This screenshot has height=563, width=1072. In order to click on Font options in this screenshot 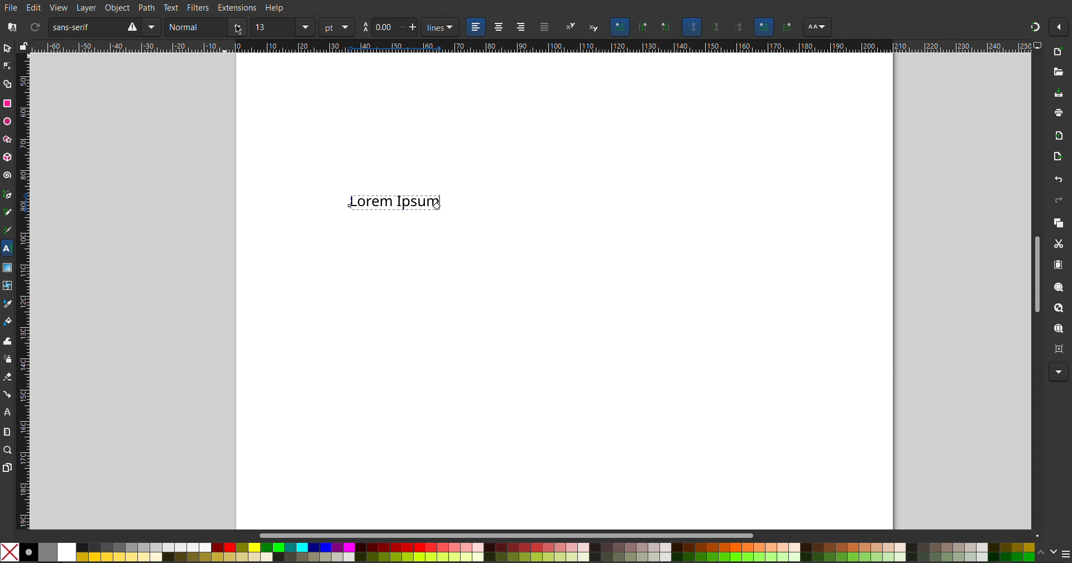, I will do `click(817, 27)`.